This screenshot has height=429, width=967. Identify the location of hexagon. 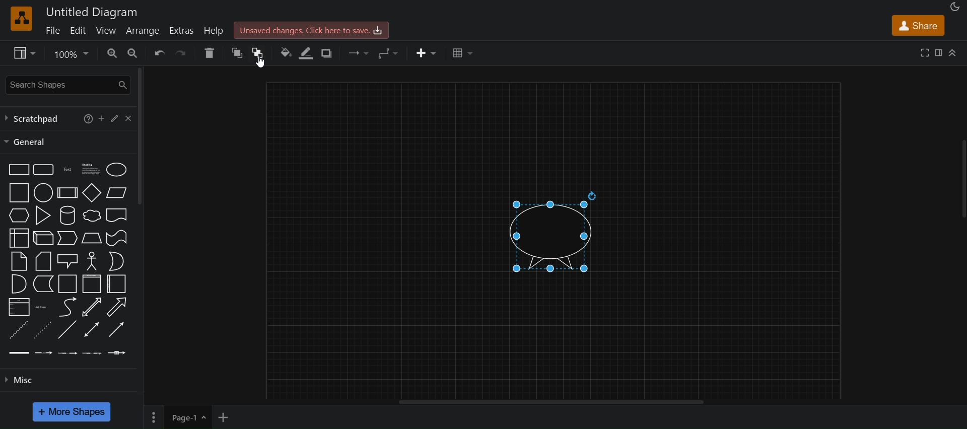
(20, 214).